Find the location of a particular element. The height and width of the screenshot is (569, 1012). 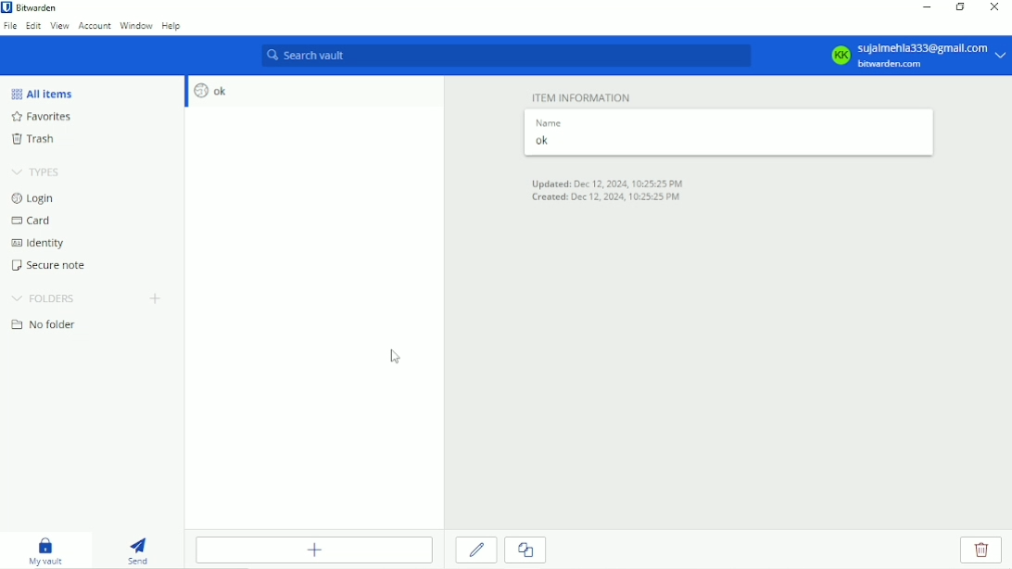

Send is located at coordinates (139, 549).